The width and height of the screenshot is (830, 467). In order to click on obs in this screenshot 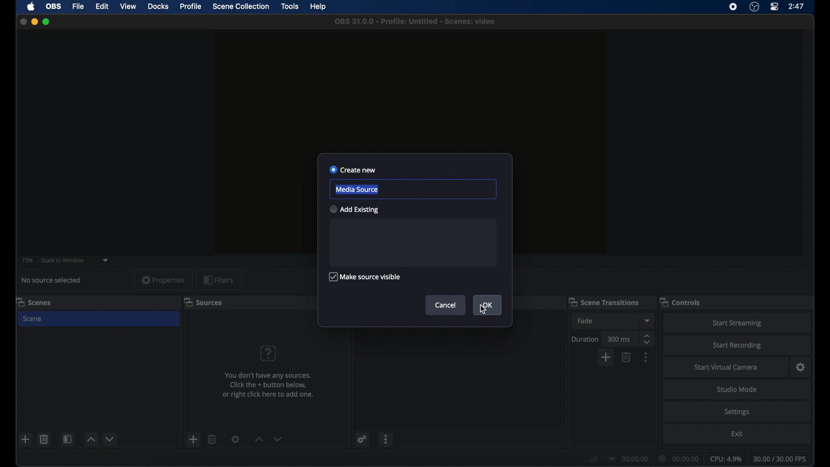, I will do `click(54, 6)`.